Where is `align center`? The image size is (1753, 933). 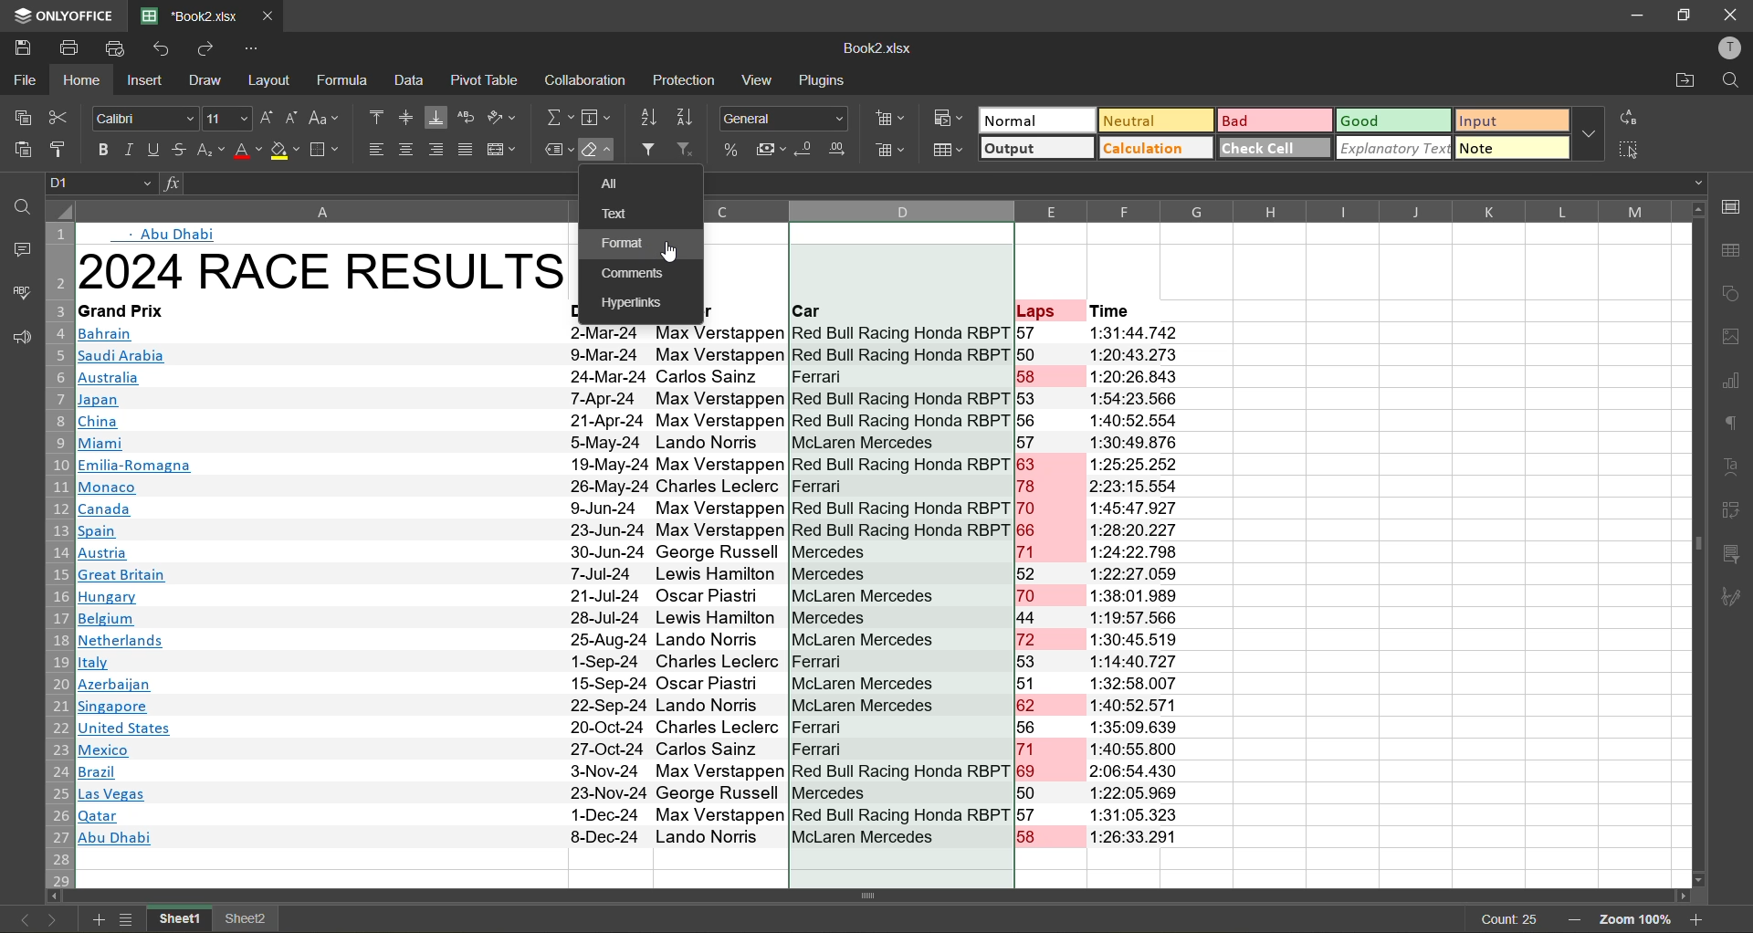 align center is located at coordinates (406, 150).